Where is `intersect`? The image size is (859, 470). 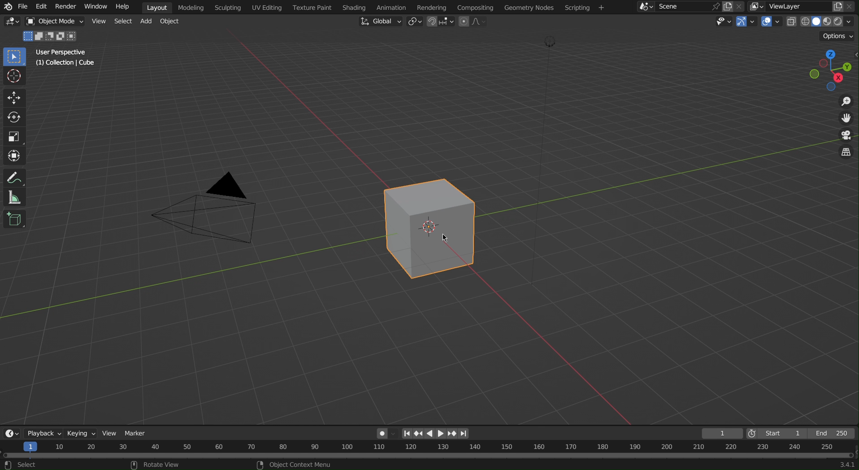 intersect is located at coordinates (75, 36).